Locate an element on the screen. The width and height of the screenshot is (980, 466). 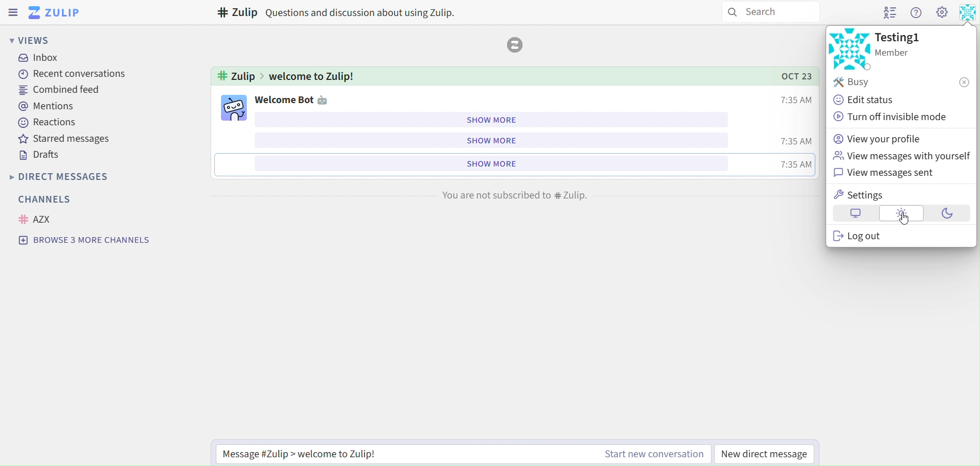
dark theme is located at coordinates (948, 214).